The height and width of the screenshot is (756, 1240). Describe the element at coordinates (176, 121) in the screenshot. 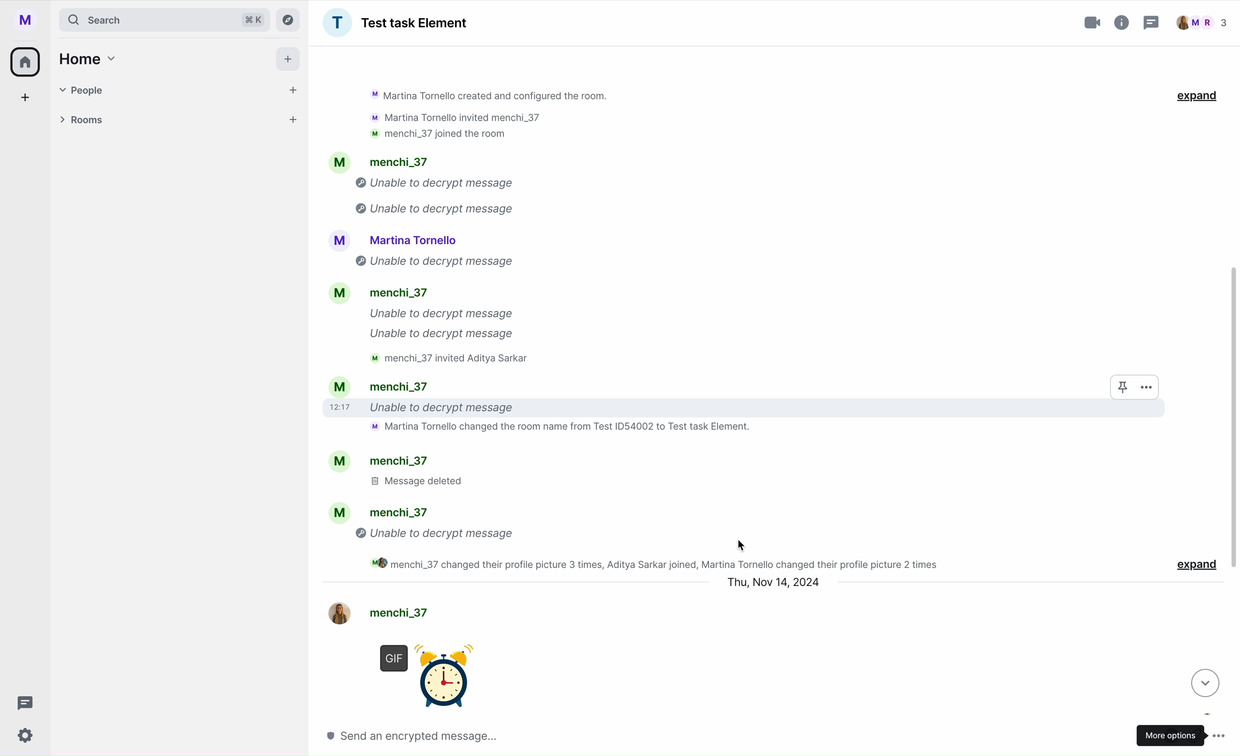

I see `rooms tab` at that location.